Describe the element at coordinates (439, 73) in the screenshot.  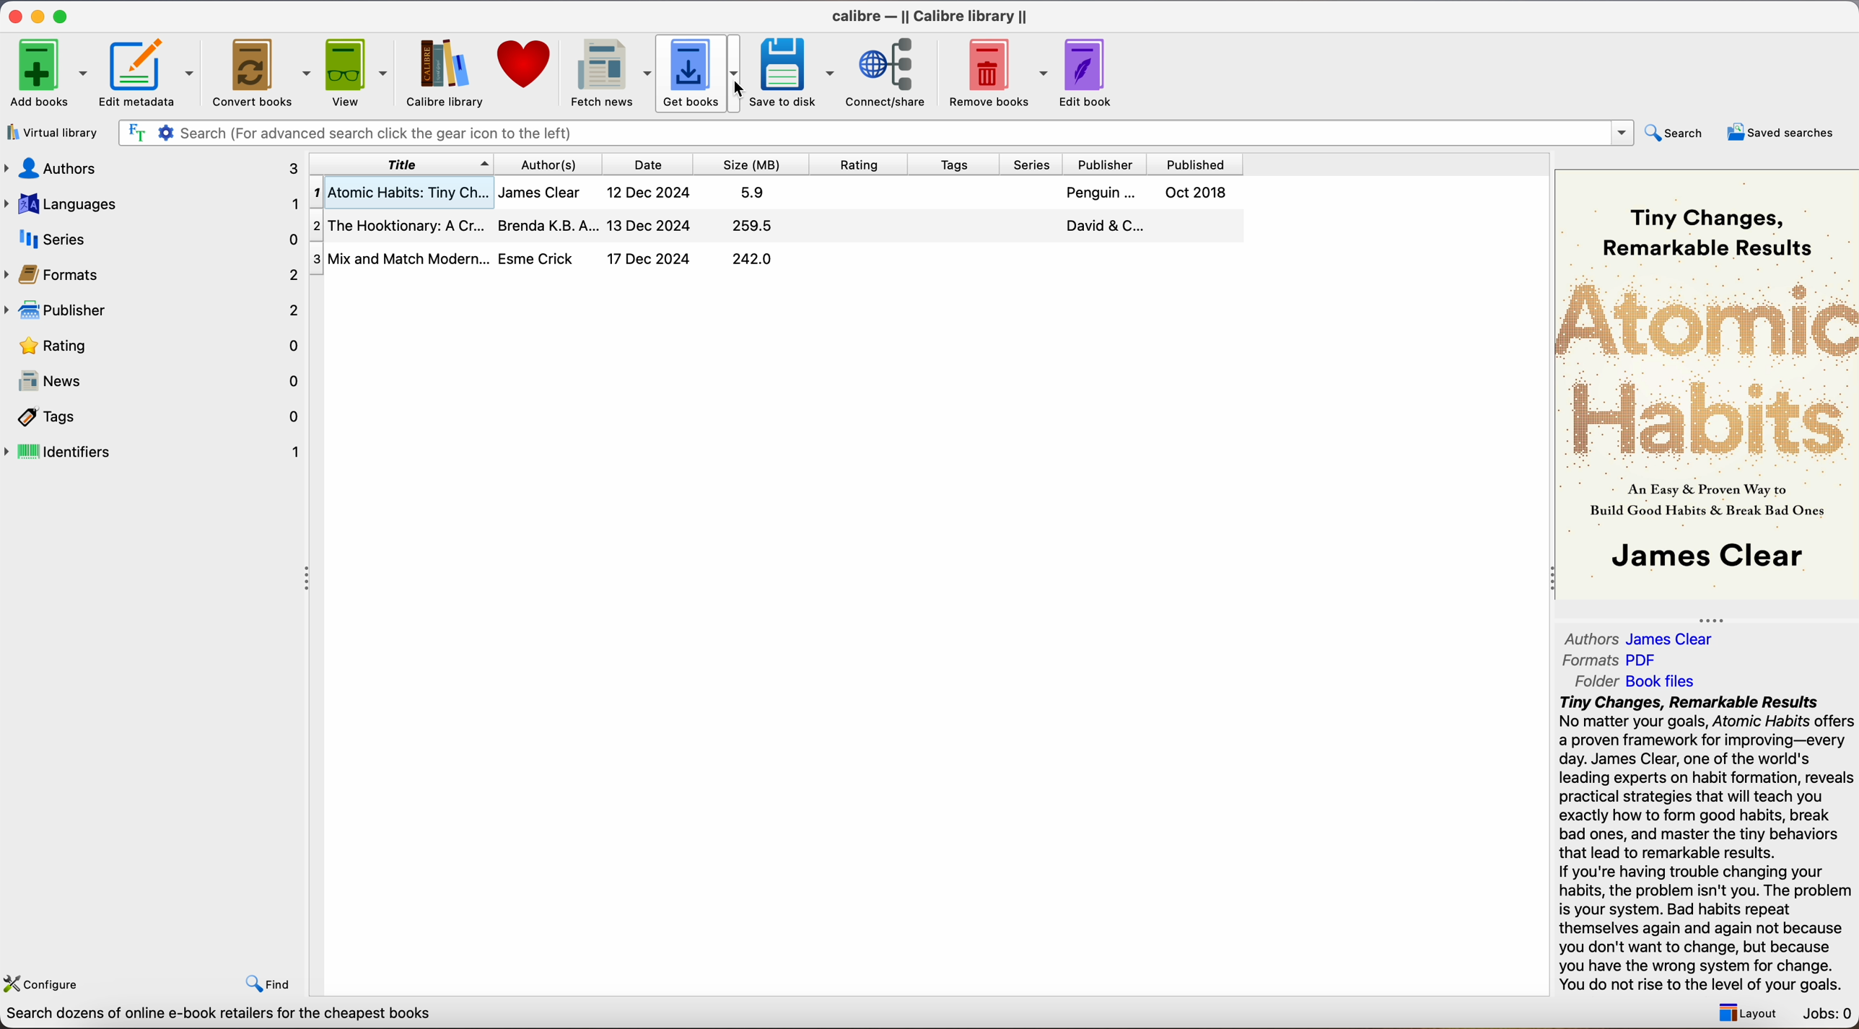
I see `calibre library` at that location.